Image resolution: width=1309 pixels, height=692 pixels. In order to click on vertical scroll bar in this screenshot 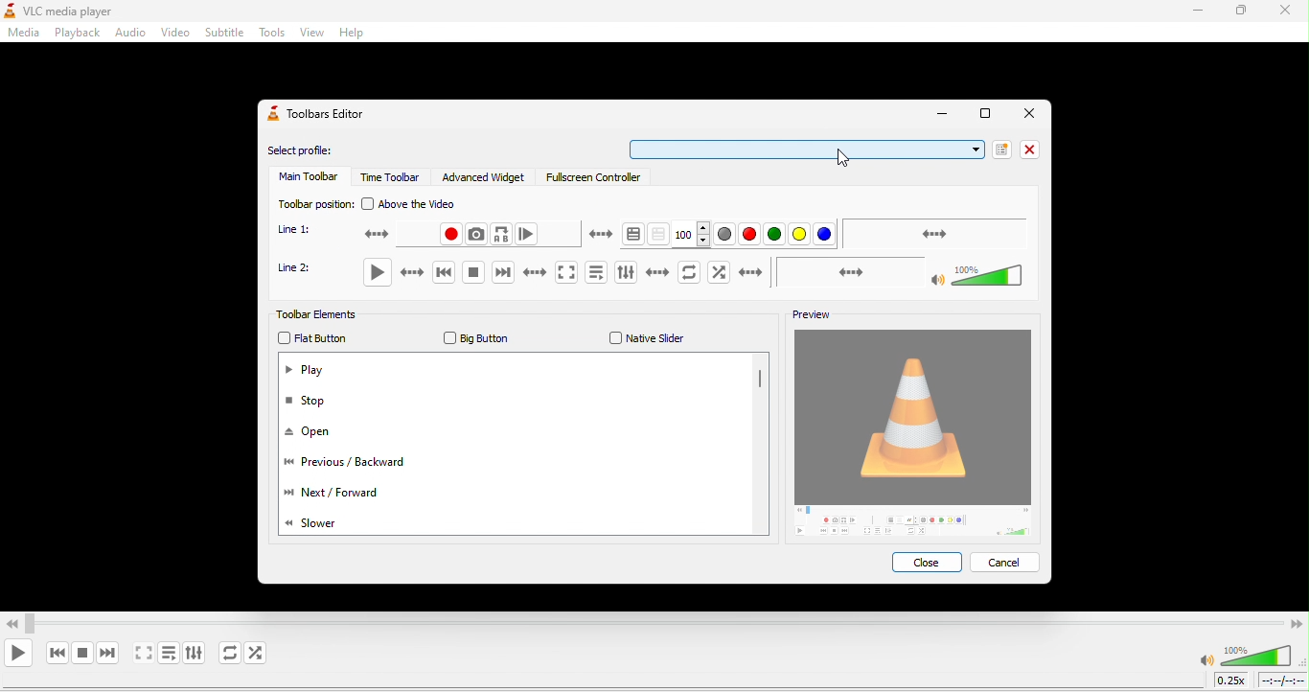, I will do `click(759, 381)`.